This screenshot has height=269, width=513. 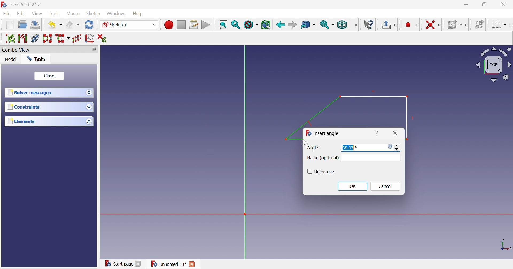 I want to click on Increase, so click(x=397, y=145).